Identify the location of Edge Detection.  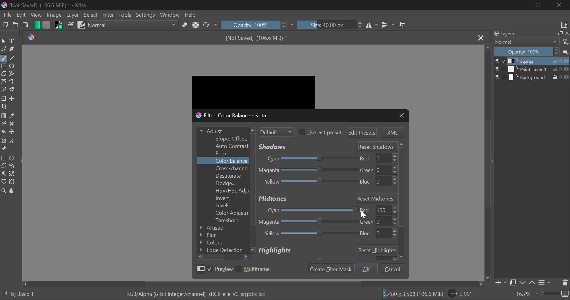
(223, 249).